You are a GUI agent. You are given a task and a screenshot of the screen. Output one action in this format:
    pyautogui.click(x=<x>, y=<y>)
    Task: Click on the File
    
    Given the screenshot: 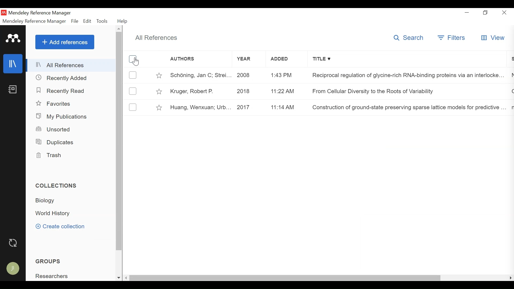 What is the action you would take?
    pyautogui.click(x=75, y=21)
    